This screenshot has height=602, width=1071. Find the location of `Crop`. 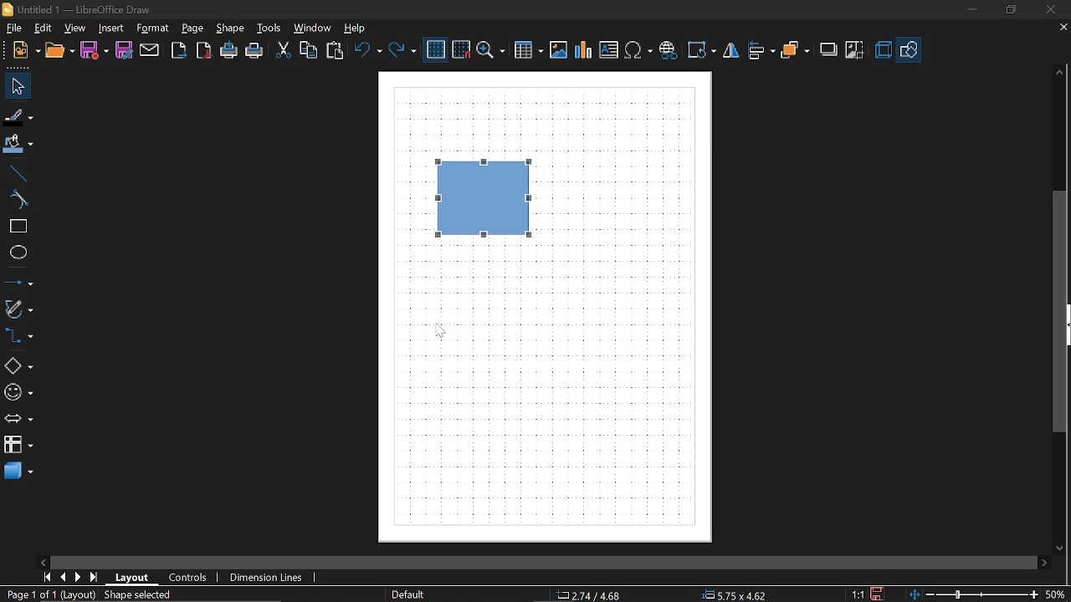

Crop is located at coordinates (855, 51).